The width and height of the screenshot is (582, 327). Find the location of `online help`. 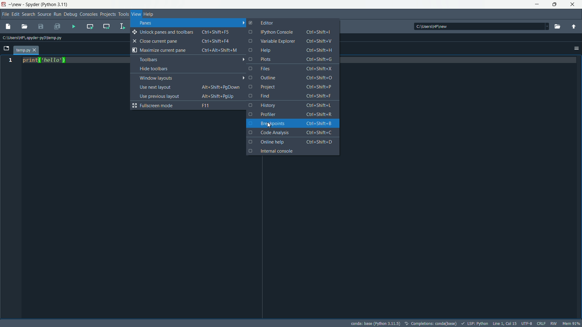

online help is located at coordinates (292, 142).